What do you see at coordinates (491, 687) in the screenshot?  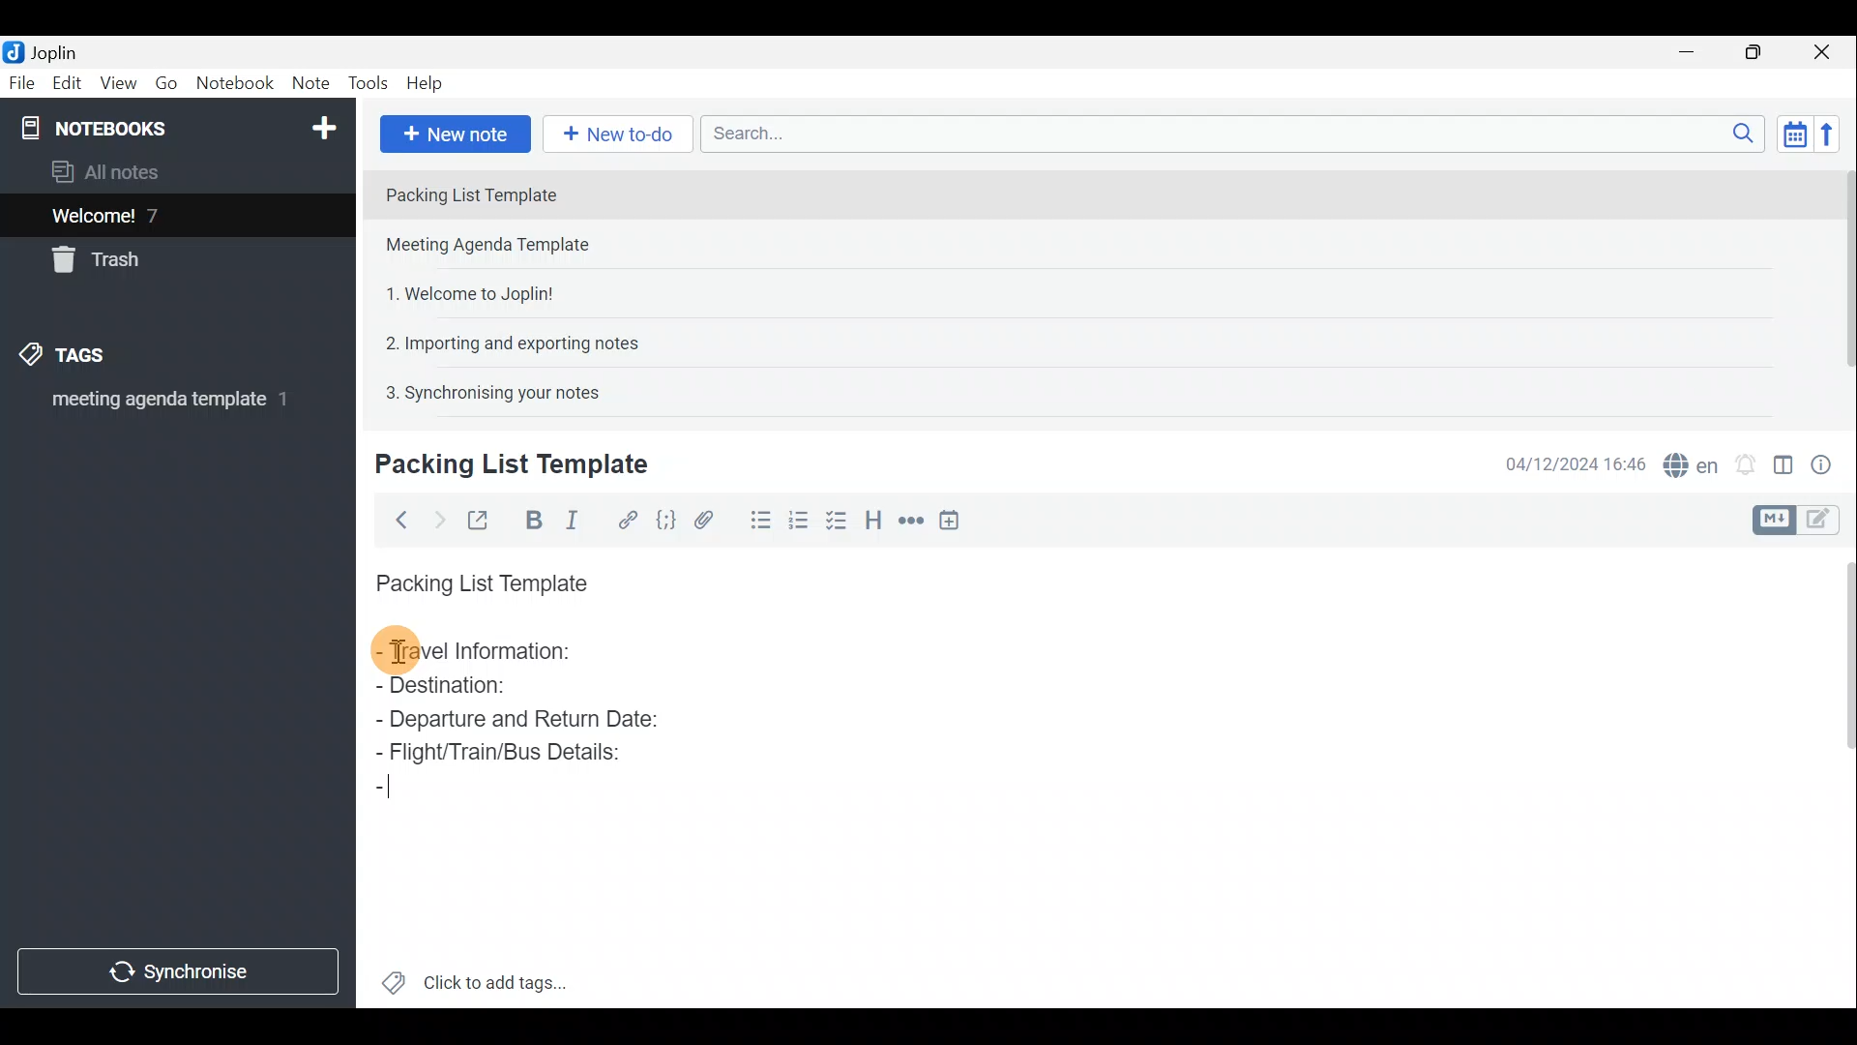 I see `Destination:` at bounding box center [491, 687].